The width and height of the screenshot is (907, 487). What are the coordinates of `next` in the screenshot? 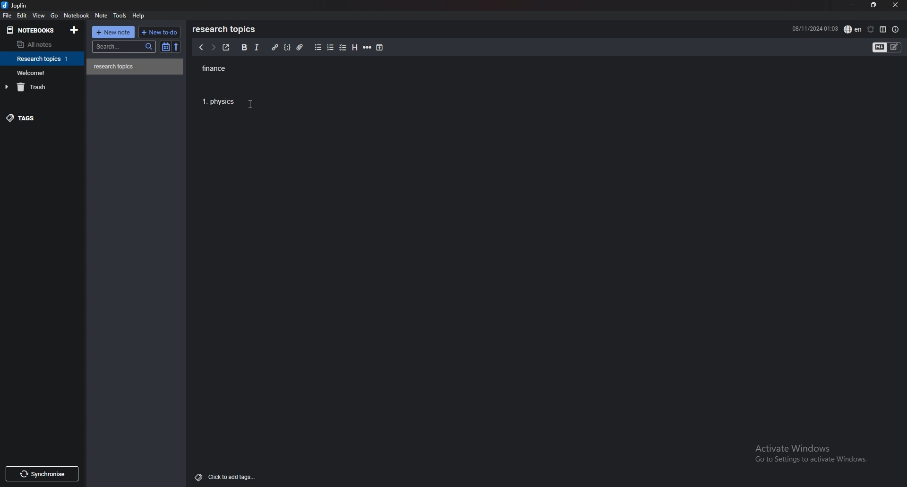 It's located at (212, 48).